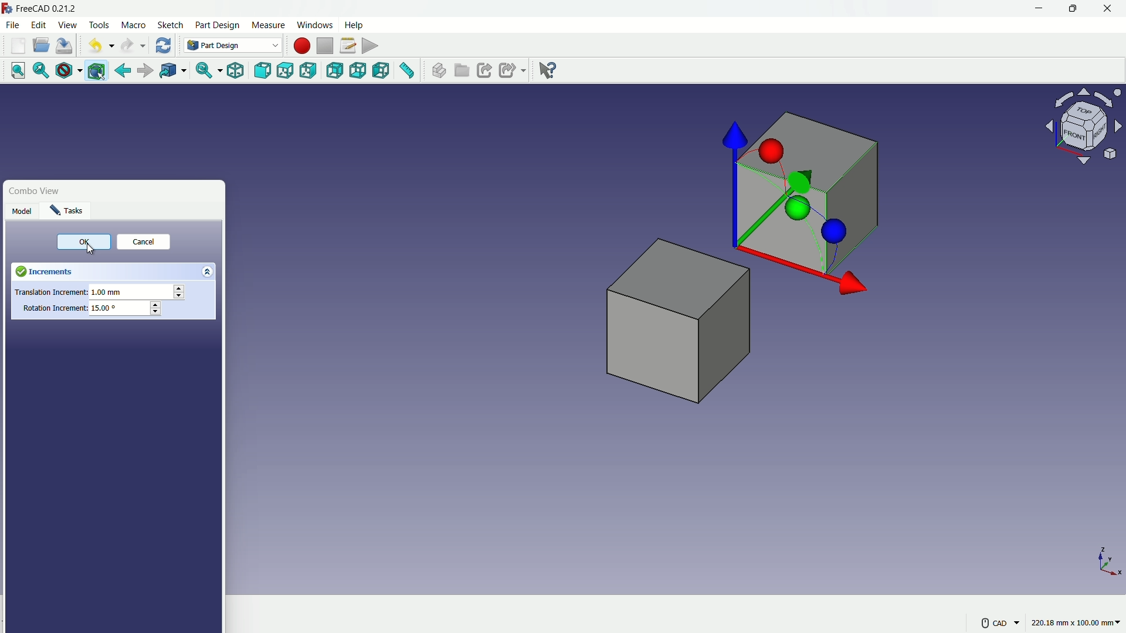 The width and height of the screenshot is (1126, 633). What do you see at coordinates (43, 190) in the screenshot?
I see `Combo View` at bounding box center [43, 190].